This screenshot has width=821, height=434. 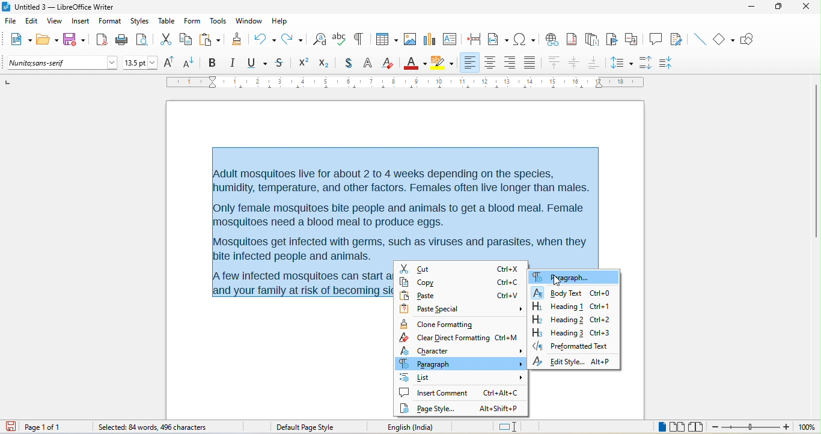 What do you see at coordinates (264, 37) in the screenshot?
I see `undo` at bounding box center [264, 37].